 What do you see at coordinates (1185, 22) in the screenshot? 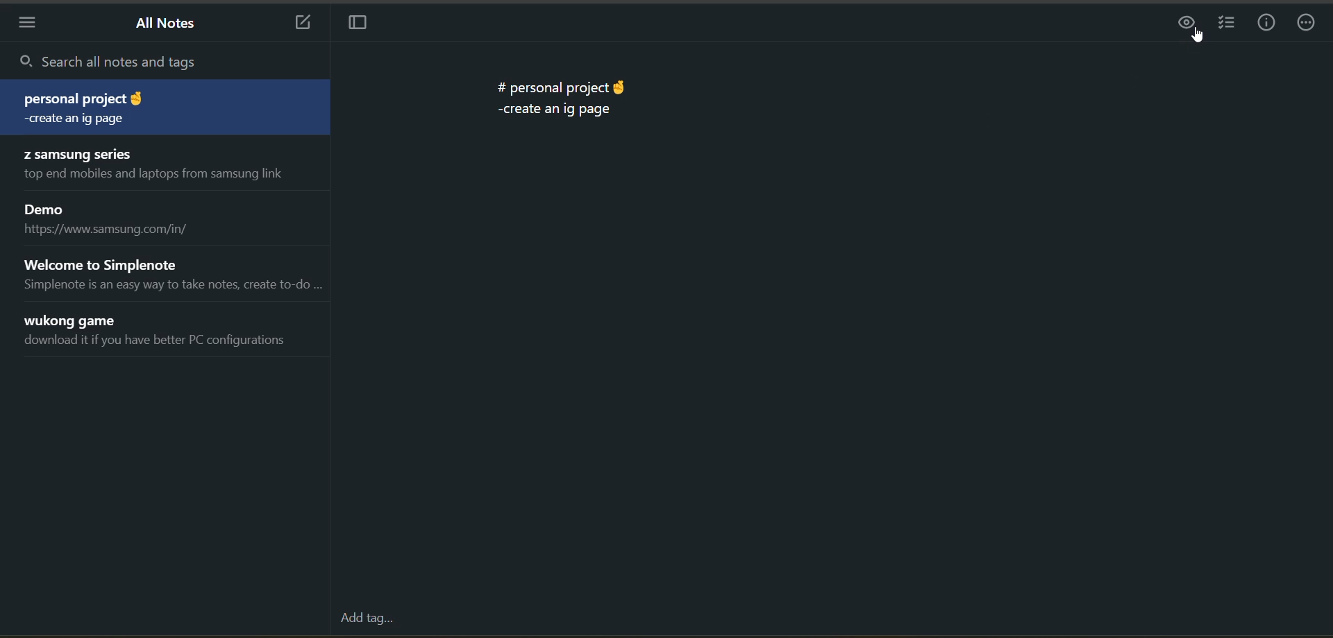
I see `preview` at bounding box center [1185, 22].